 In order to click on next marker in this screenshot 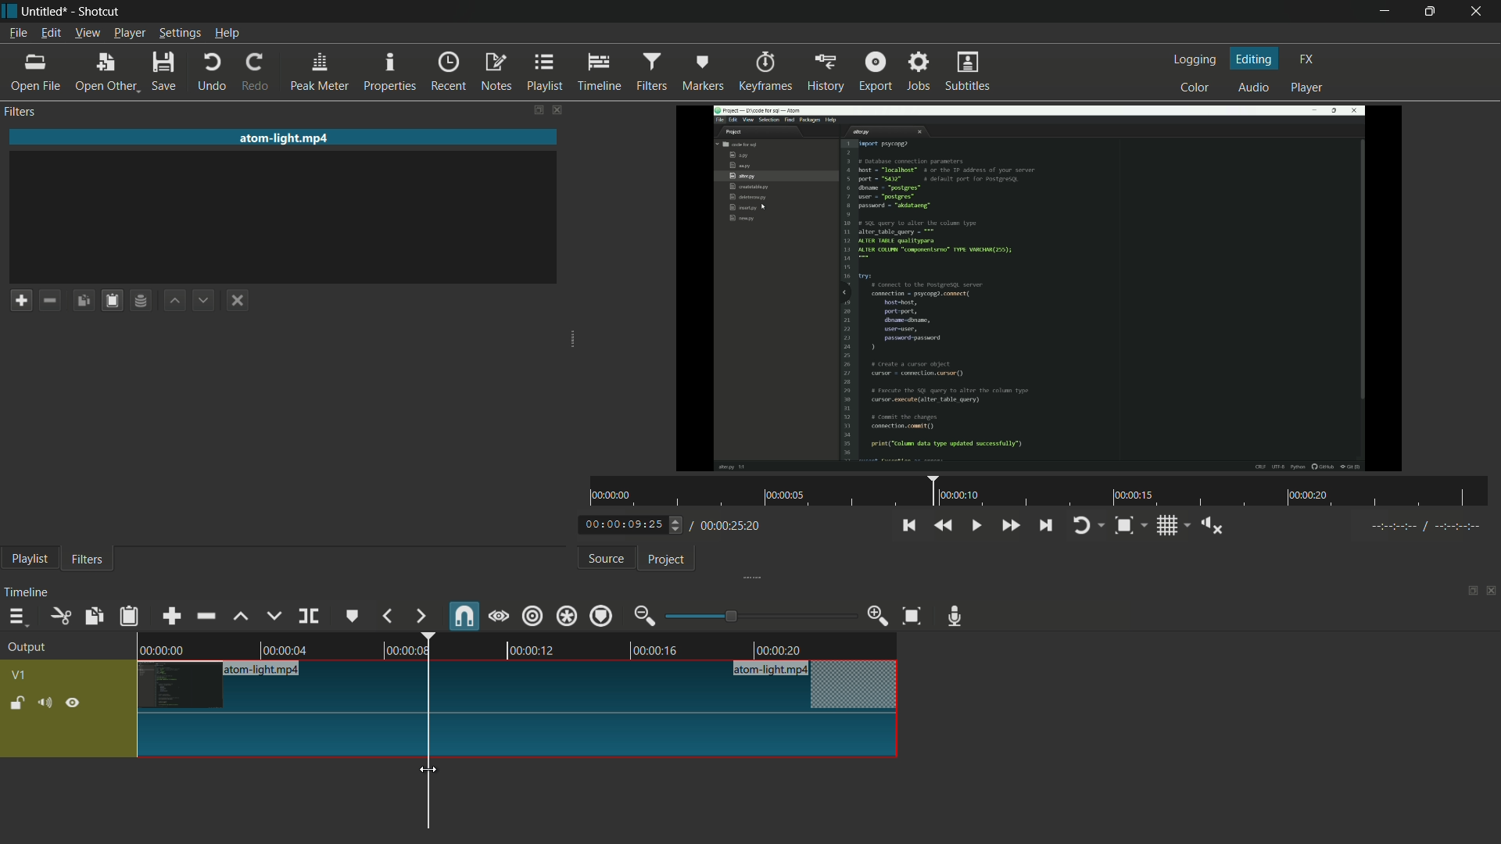, I will do `click(420, 617)`.